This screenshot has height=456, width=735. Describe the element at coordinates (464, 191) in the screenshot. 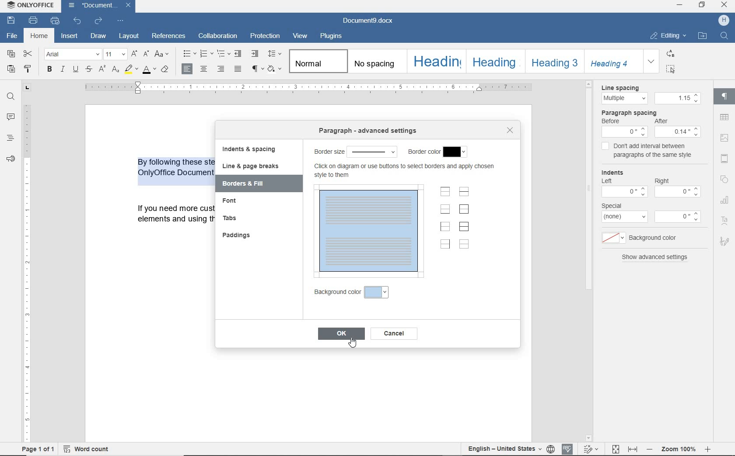

I see `set horizontal inner lines only` at that location.